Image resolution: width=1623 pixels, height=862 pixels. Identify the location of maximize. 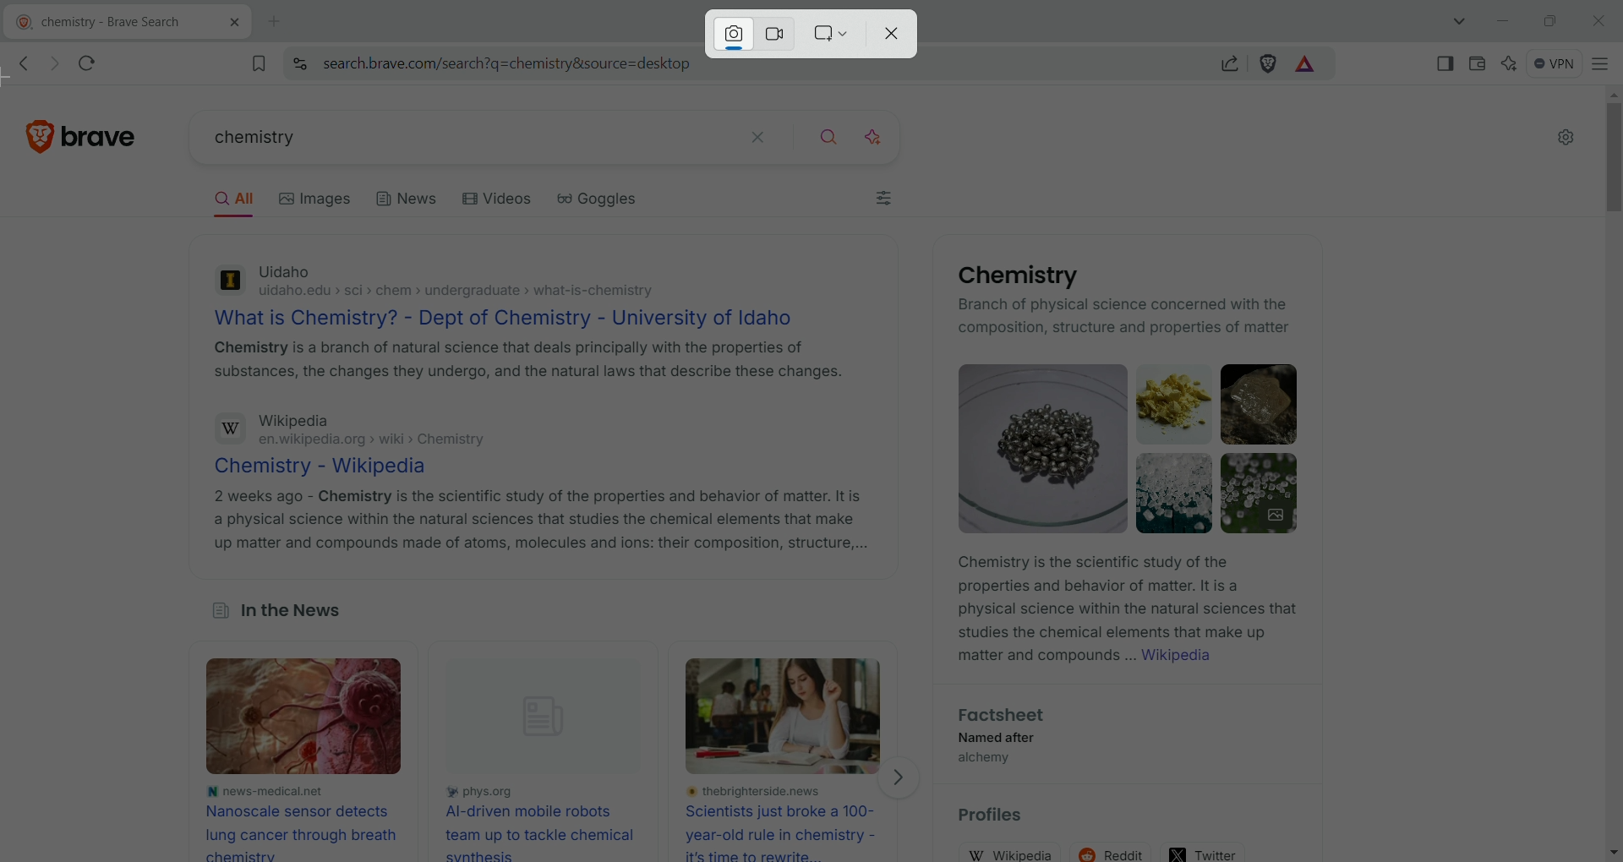
(1549, 19).